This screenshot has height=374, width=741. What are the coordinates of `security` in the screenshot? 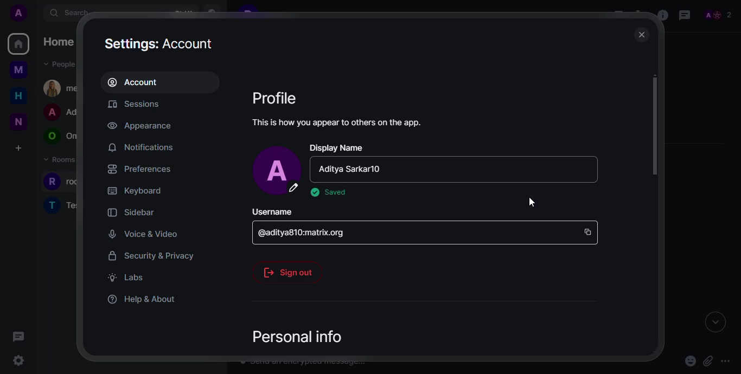 It's located at (151, 255).